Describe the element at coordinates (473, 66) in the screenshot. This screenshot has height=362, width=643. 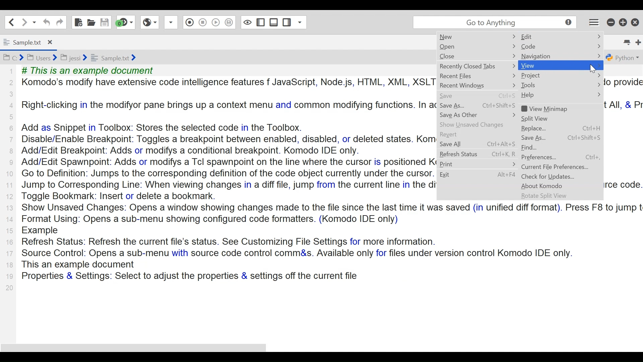
I see `Recently Closed Tabs` at that location.